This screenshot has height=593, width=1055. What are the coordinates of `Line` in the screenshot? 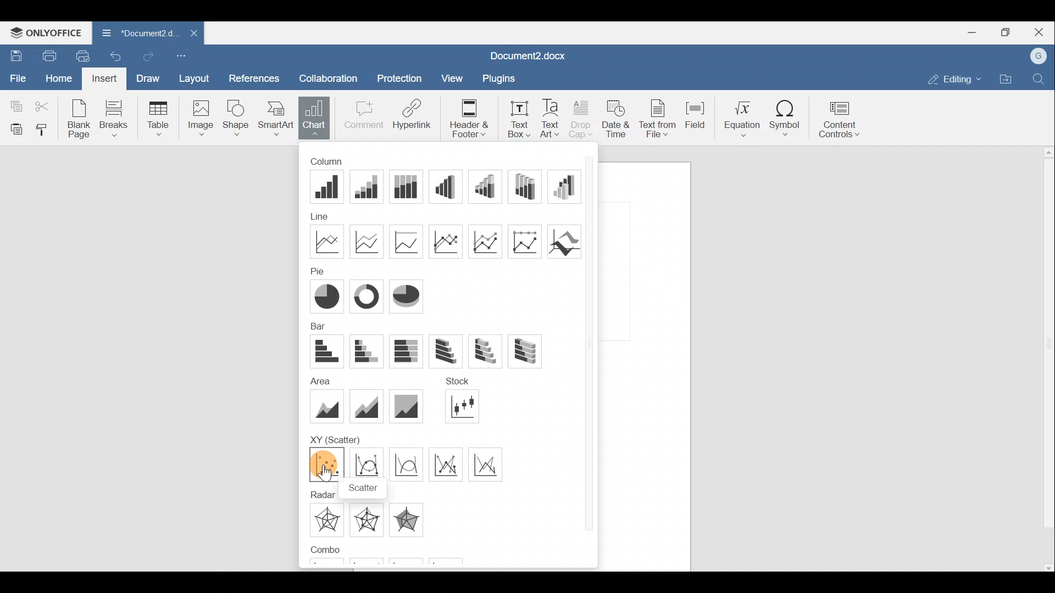 It's located at (327, 240).